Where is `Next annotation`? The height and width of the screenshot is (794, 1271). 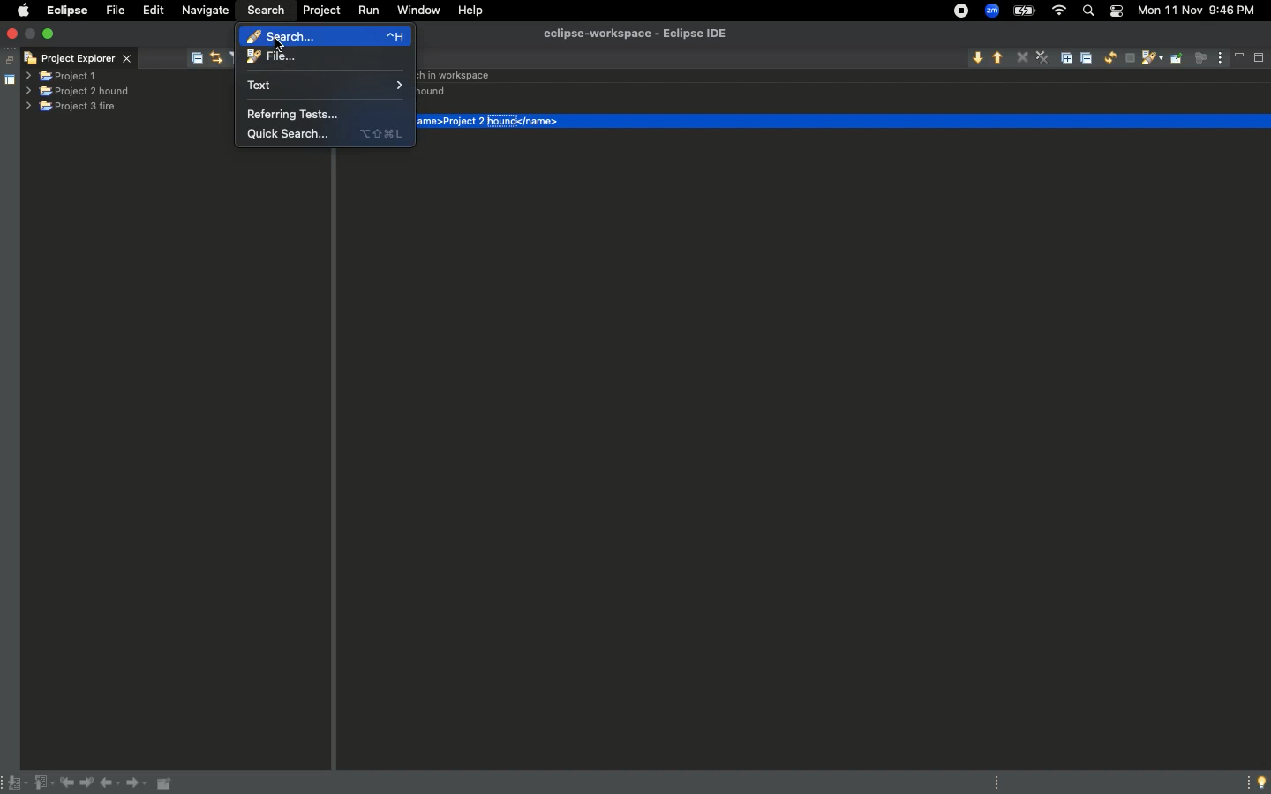
Next annotation is located at coordinates (15, 783).